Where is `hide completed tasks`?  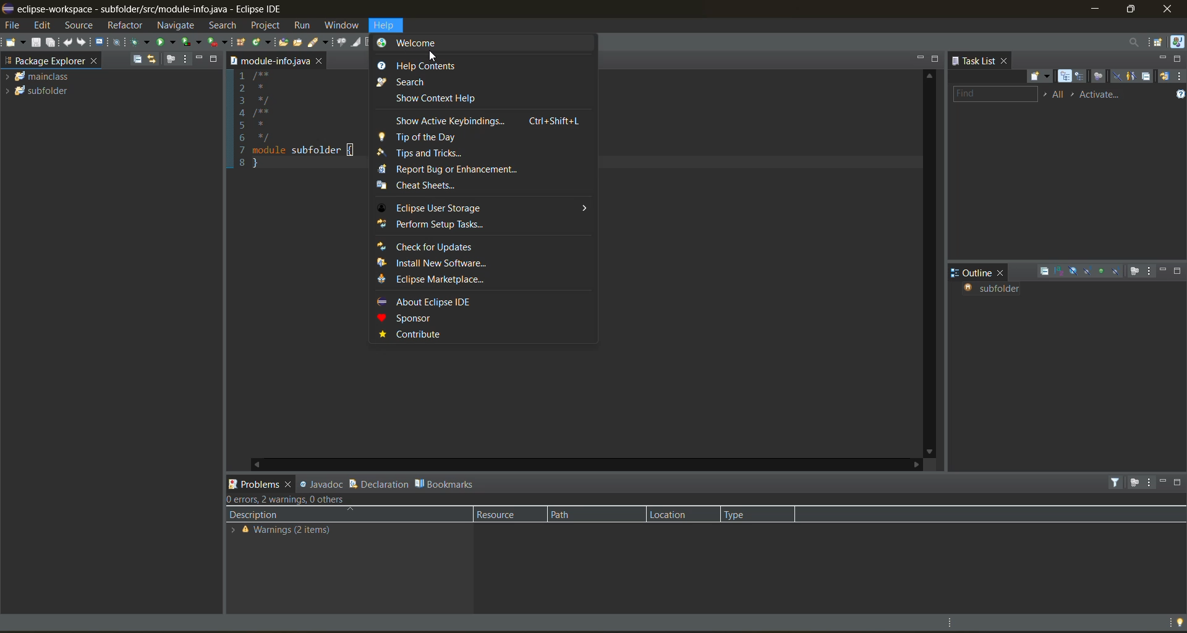
hide completed tasks is located at coordinates (1118, 76).